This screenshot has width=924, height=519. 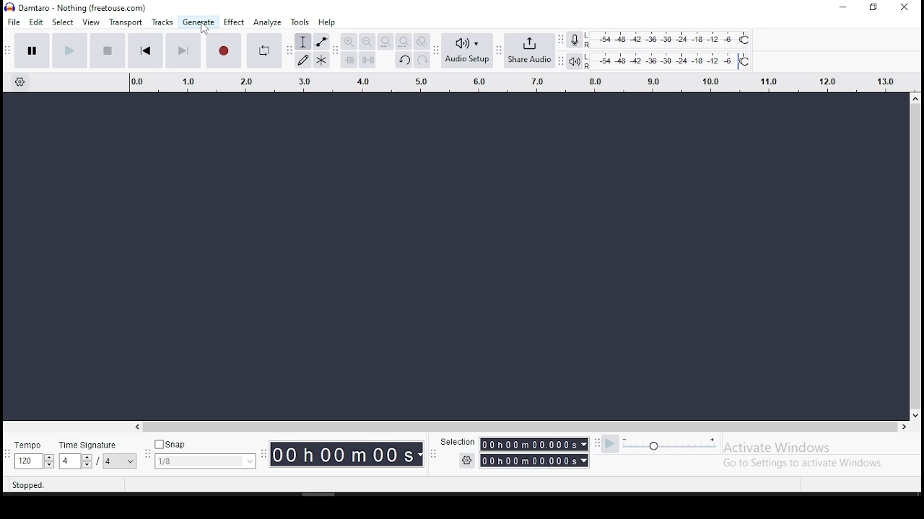 What do you see at coordinates (322, 60) in the screenshot?
I see `multi tool` at bounding box center [322, 60].